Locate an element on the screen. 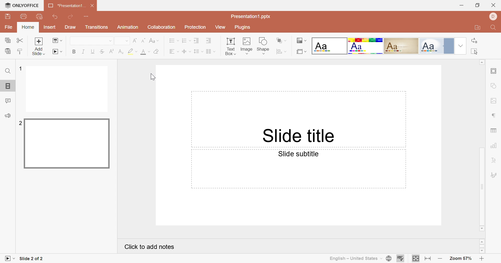 This screenshot has height=263, width=501. Italic is located at coordinates (82, 51).